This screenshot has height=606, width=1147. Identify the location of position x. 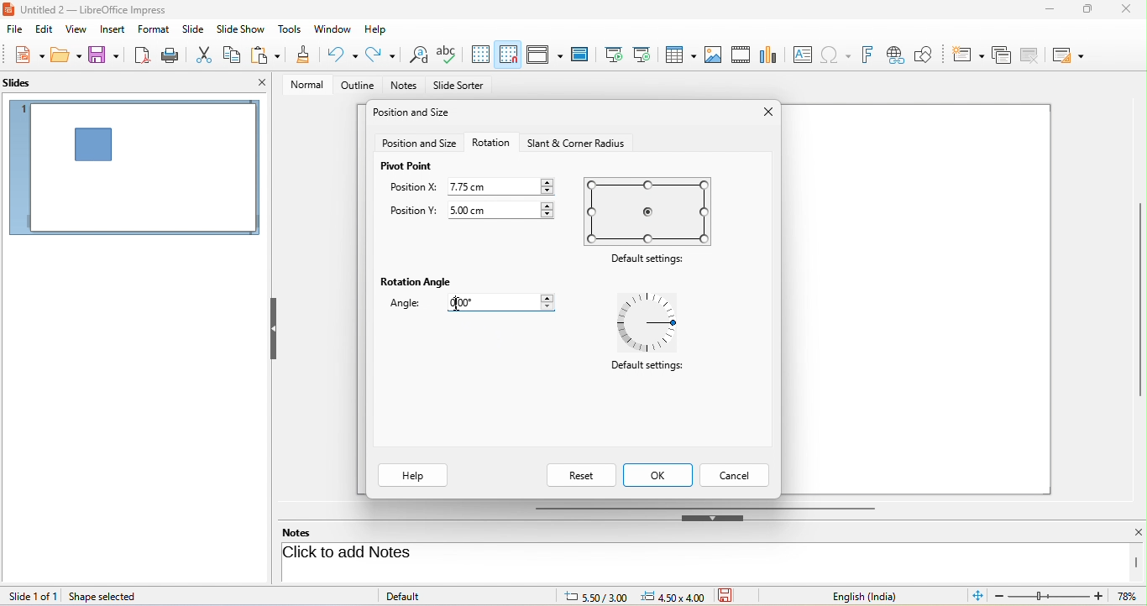
(413, 189).